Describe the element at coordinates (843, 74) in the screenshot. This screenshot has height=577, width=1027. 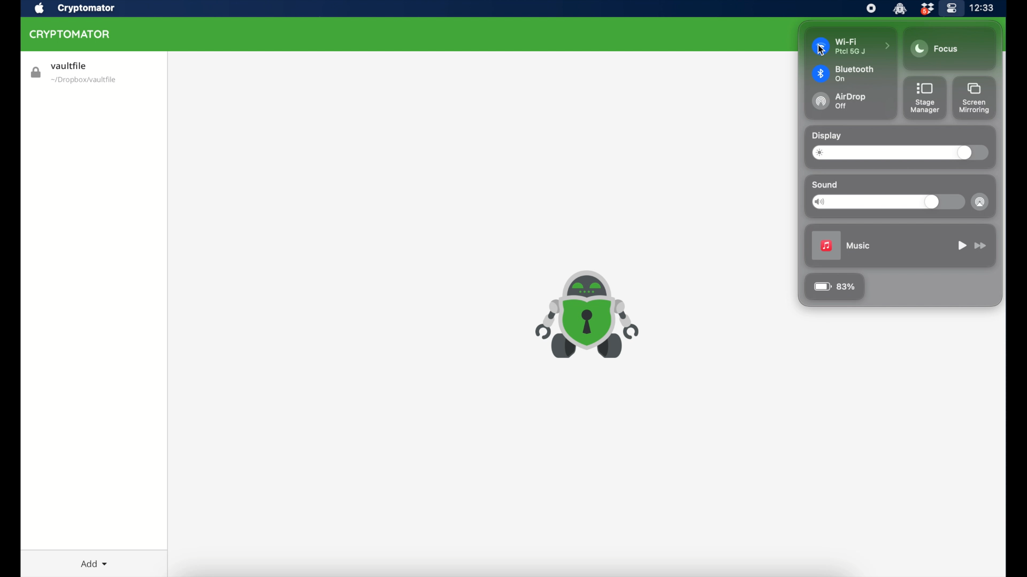
I see `bluetooth` at that location.